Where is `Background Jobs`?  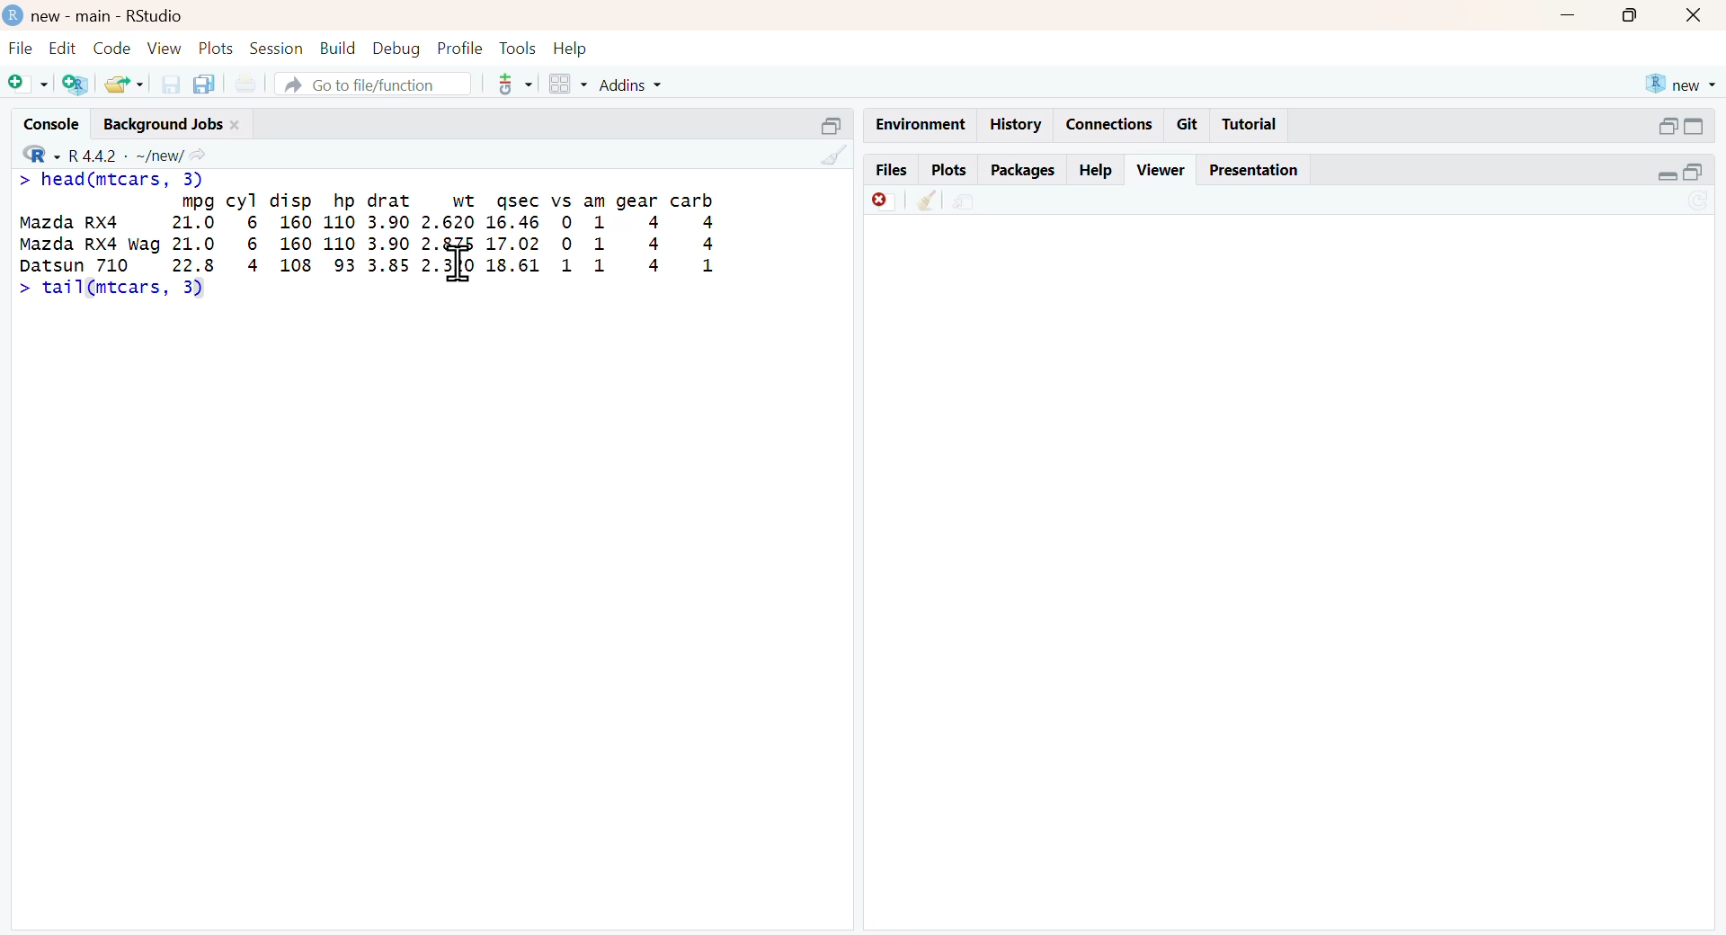 Background Jobs is located at coordinates (188, 120).